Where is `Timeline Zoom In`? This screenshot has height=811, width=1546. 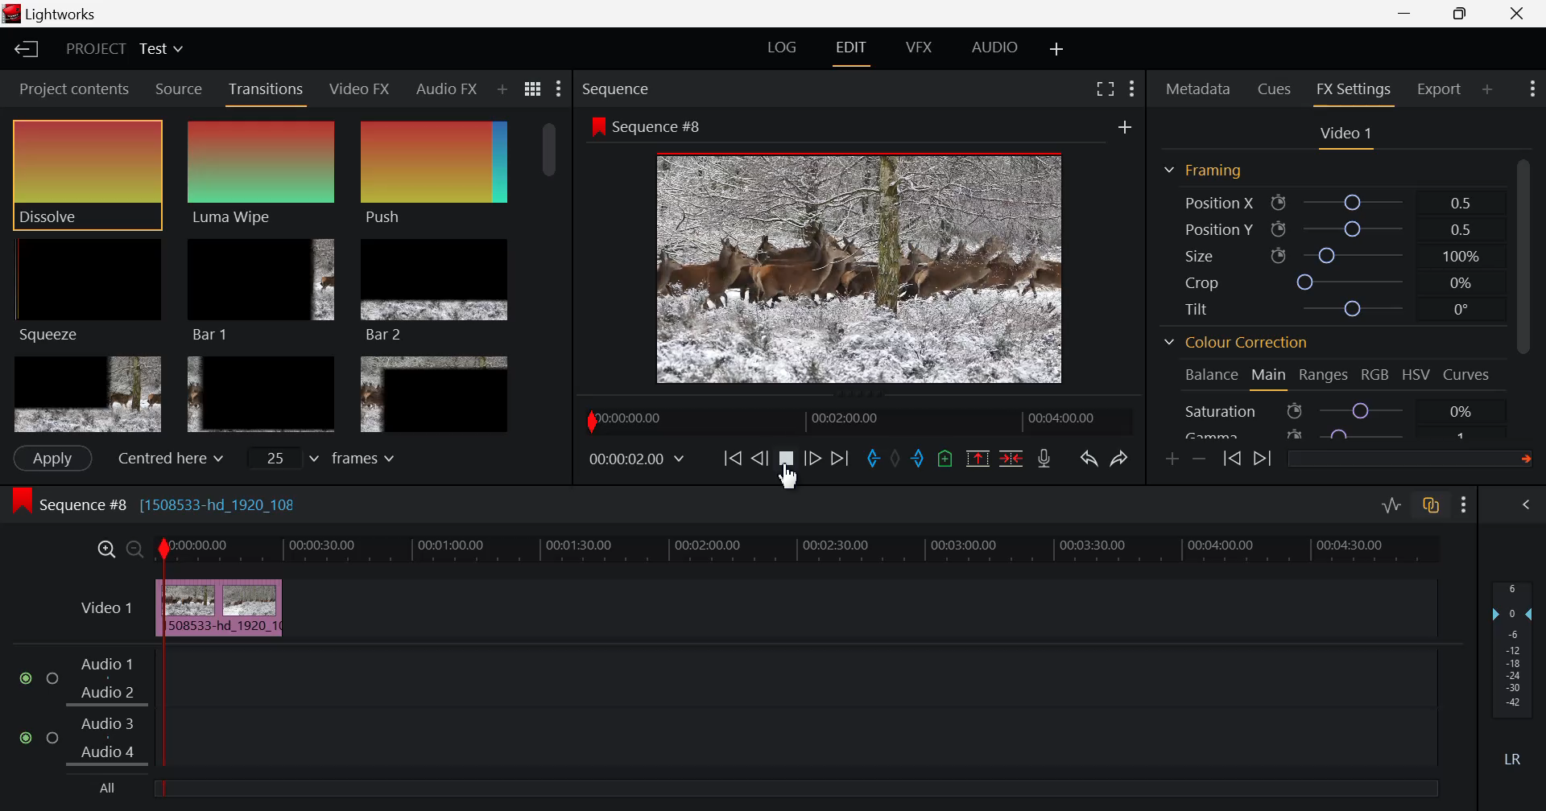
Timeline Zoom In is located at coordinates (107, 550).